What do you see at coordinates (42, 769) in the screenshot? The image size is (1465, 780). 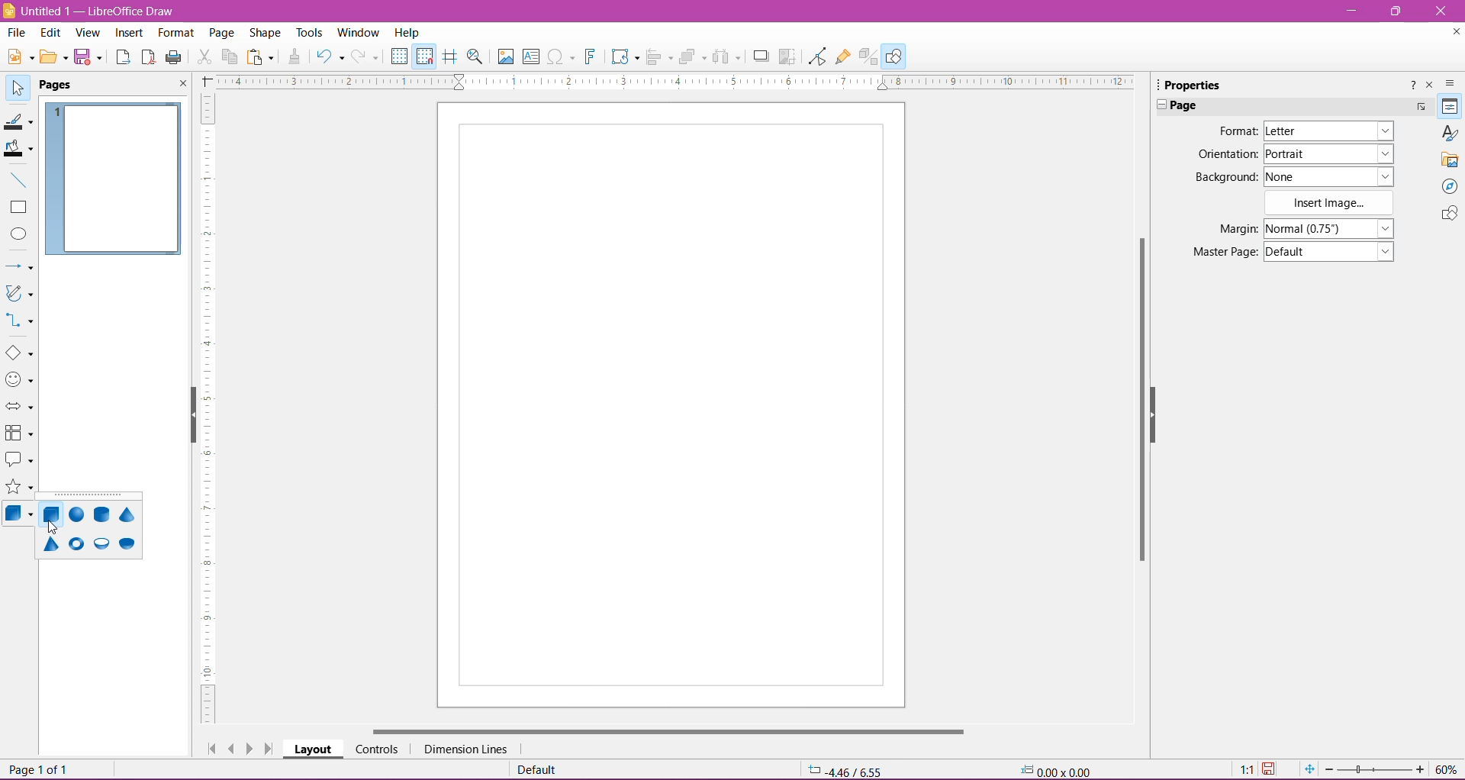 I see `Page Number` at bounding box center [42, 769].